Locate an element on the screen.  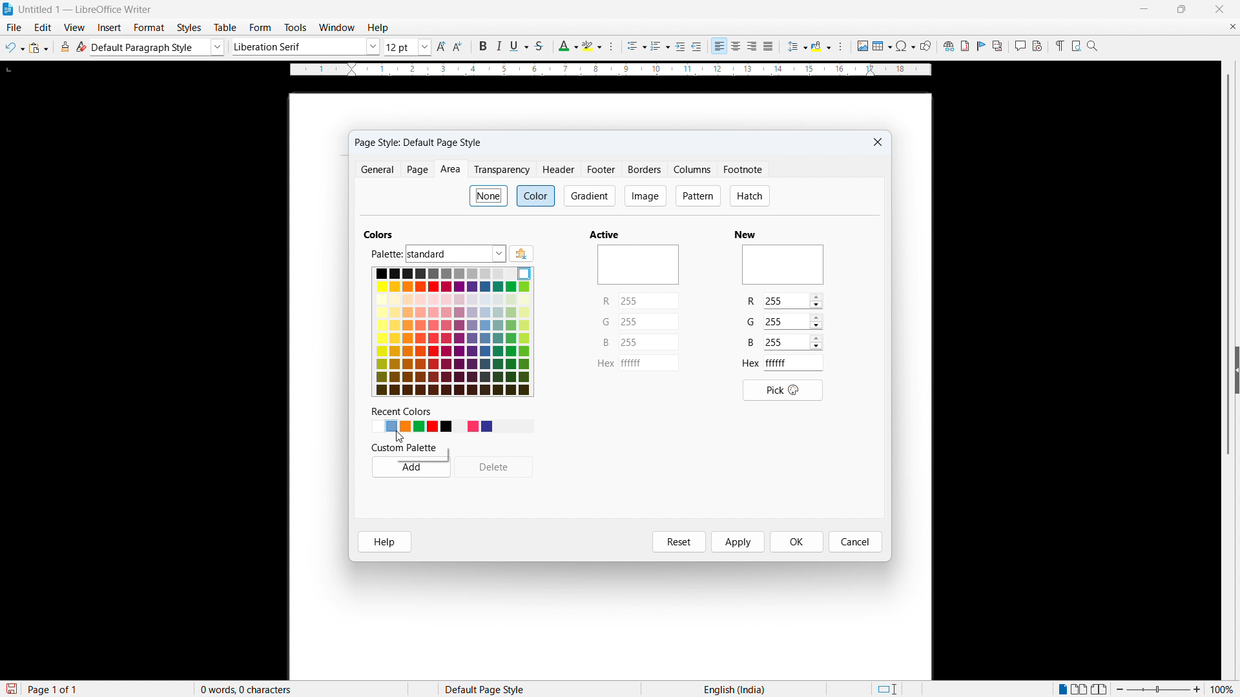
Close document  is located at coordinates (1232, 26).